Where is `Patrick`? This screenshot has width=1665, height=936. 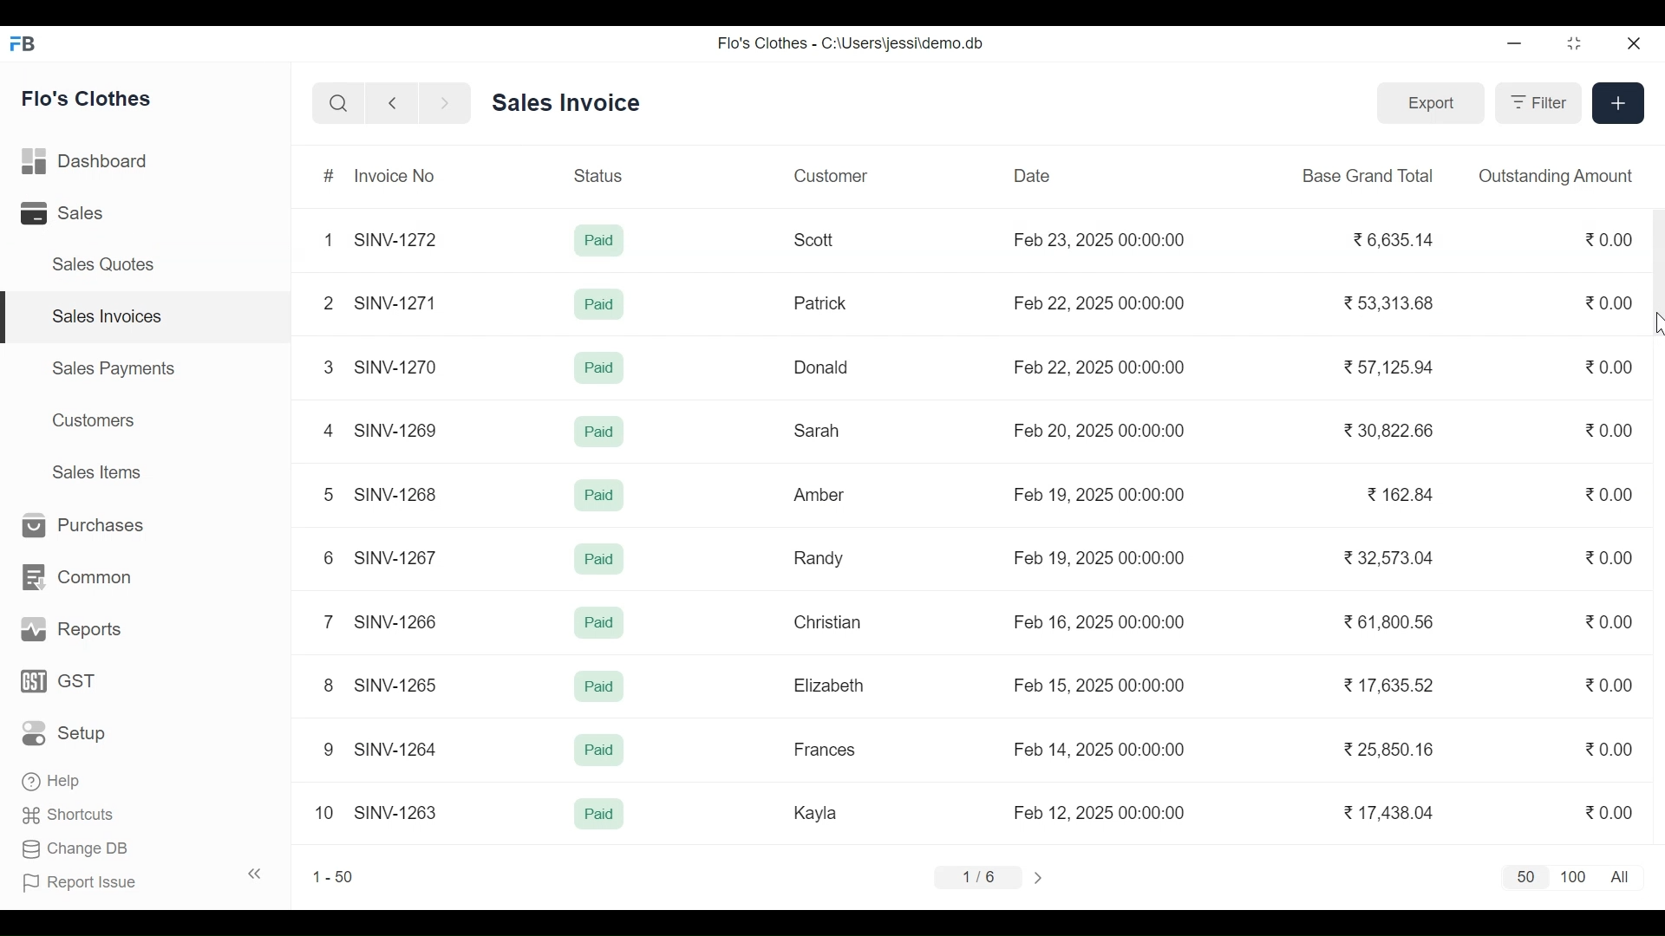 Patrick is located at coordinates (822, 302).